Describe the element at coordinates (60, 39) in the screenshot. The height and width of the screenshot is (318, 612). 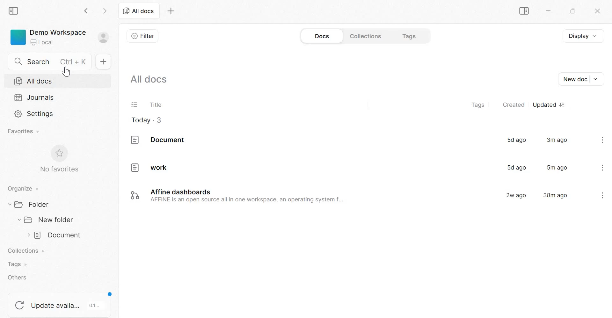
I see `Demo workspace` at that location.